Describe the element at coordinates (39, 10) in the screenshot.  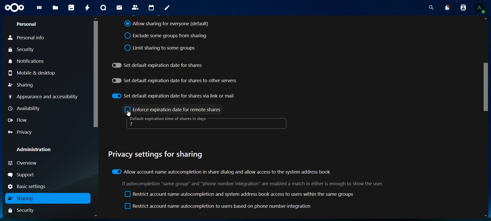
I see `dashboard` at that location.